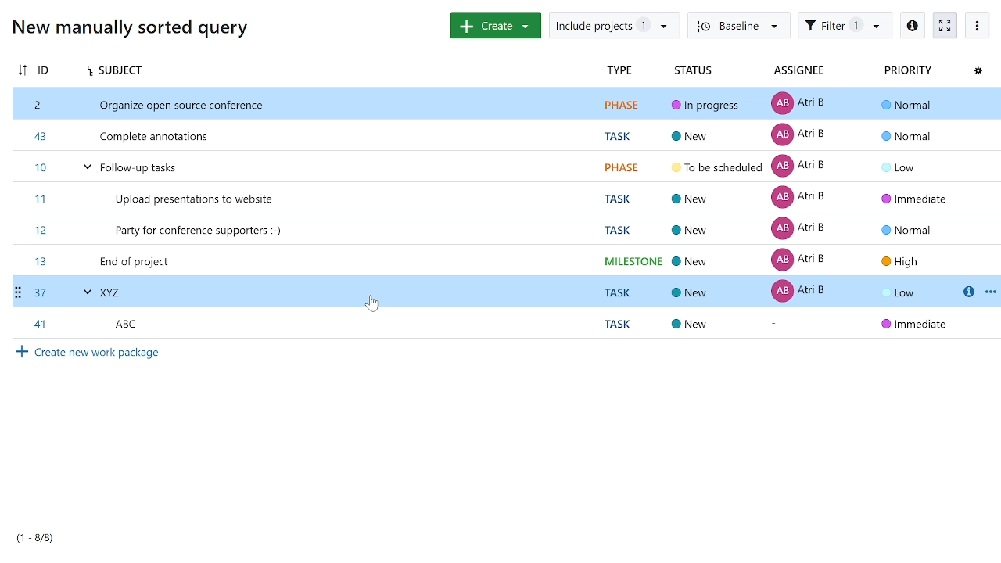 The height and width of the screenshot is (563, 1001). What do you see at coordinates (737, 26) in the screenshot?
I see `baseline` at bounding box center [737, 26].